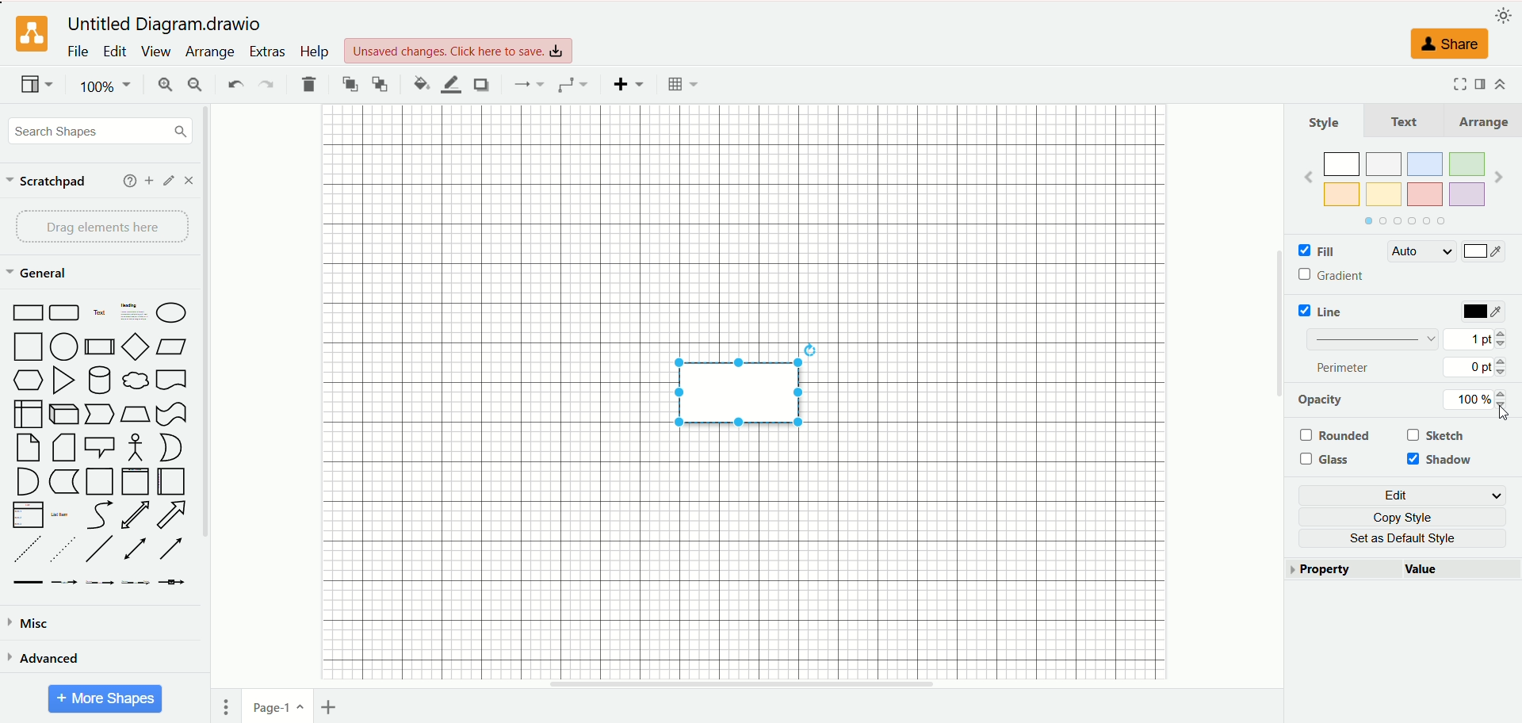 The height and width of the screenshot is (723, 1522). I want to click on previous color options, so click(1308, 177).